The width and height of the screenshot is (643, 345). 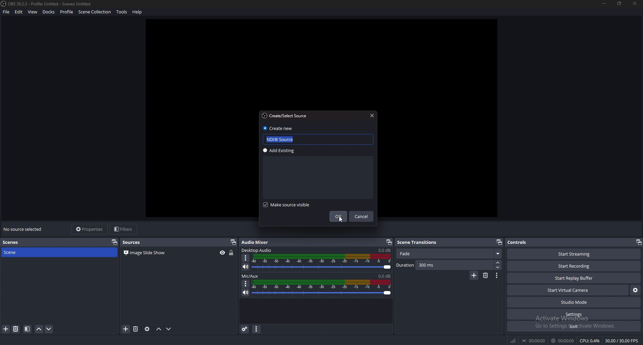 I want to click on resize, so click(x=620, y=3).